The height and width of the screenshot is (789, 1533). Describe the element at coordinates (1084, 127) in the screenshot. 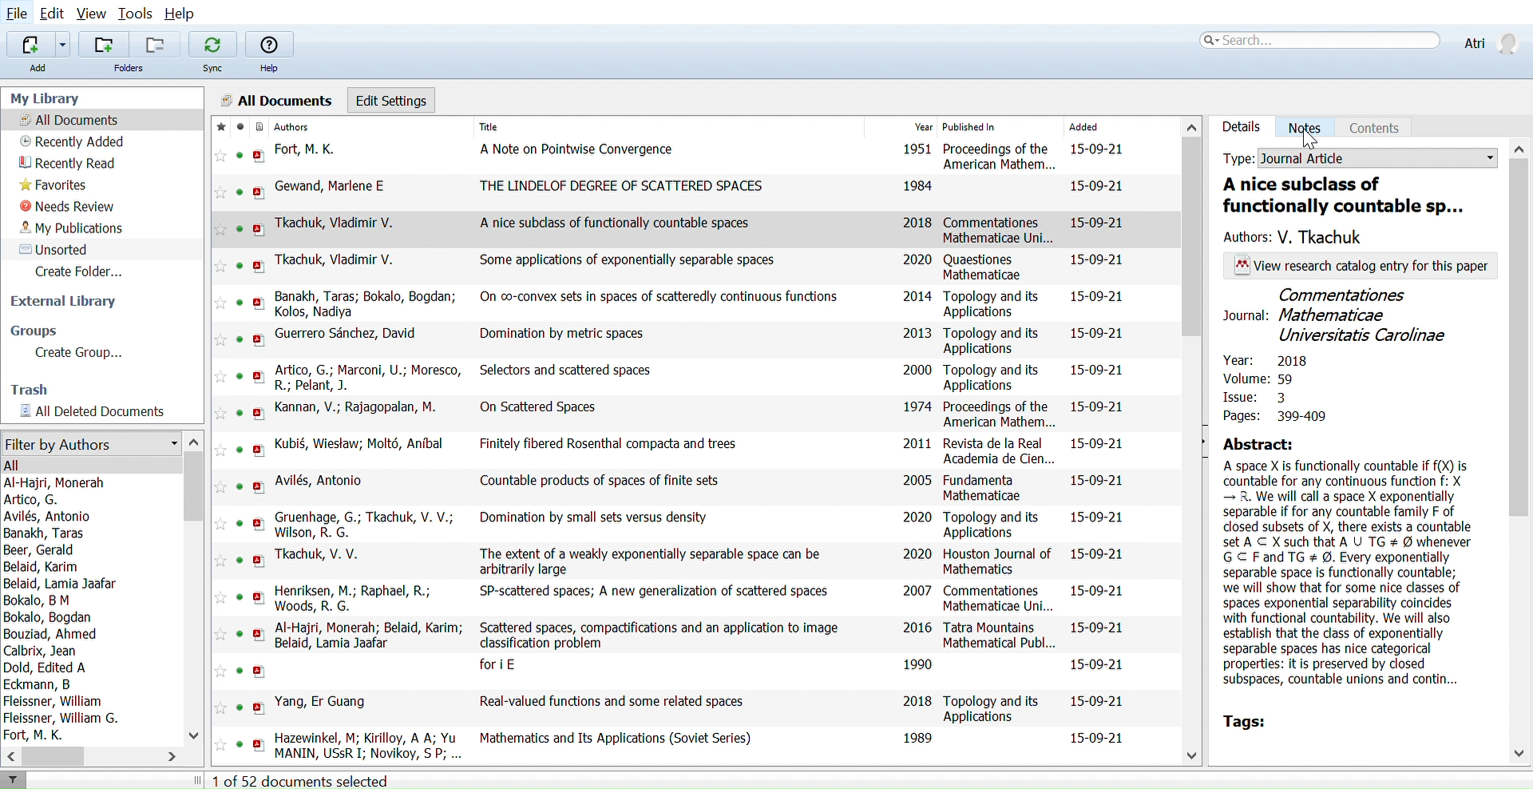

I see `Added` at that location.